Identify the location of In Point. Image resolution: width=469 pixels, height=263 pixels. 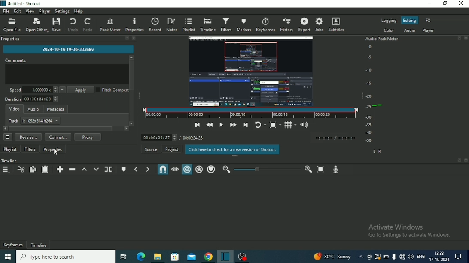
(323, 138).